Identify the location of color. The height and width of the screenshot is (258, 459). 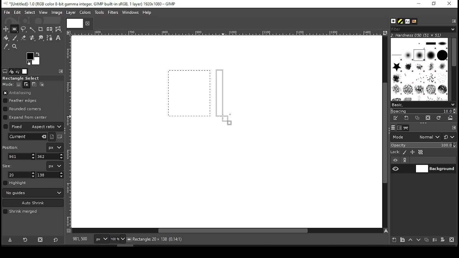
(85, 12).